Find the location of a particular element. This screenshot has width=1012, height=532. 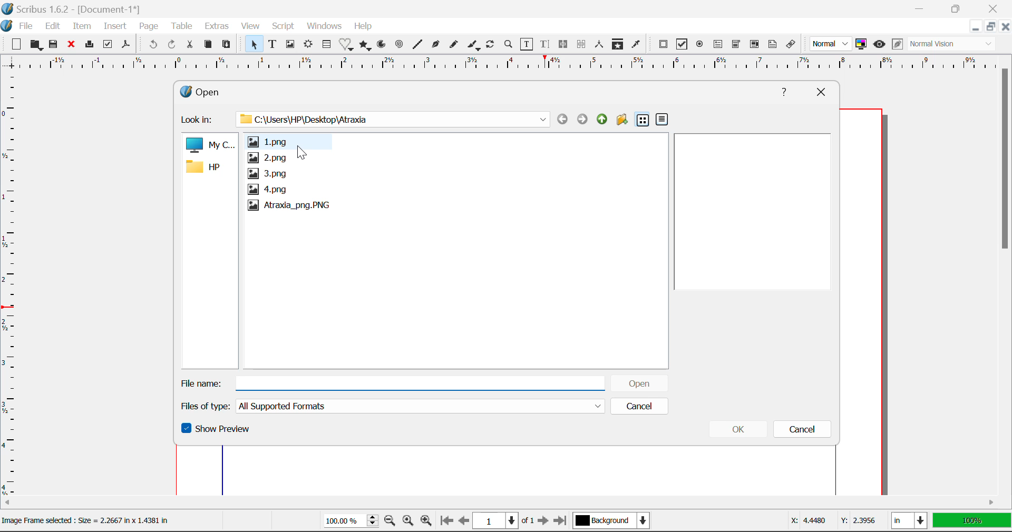

Save as Pdf is located at coordinates (125, 46).